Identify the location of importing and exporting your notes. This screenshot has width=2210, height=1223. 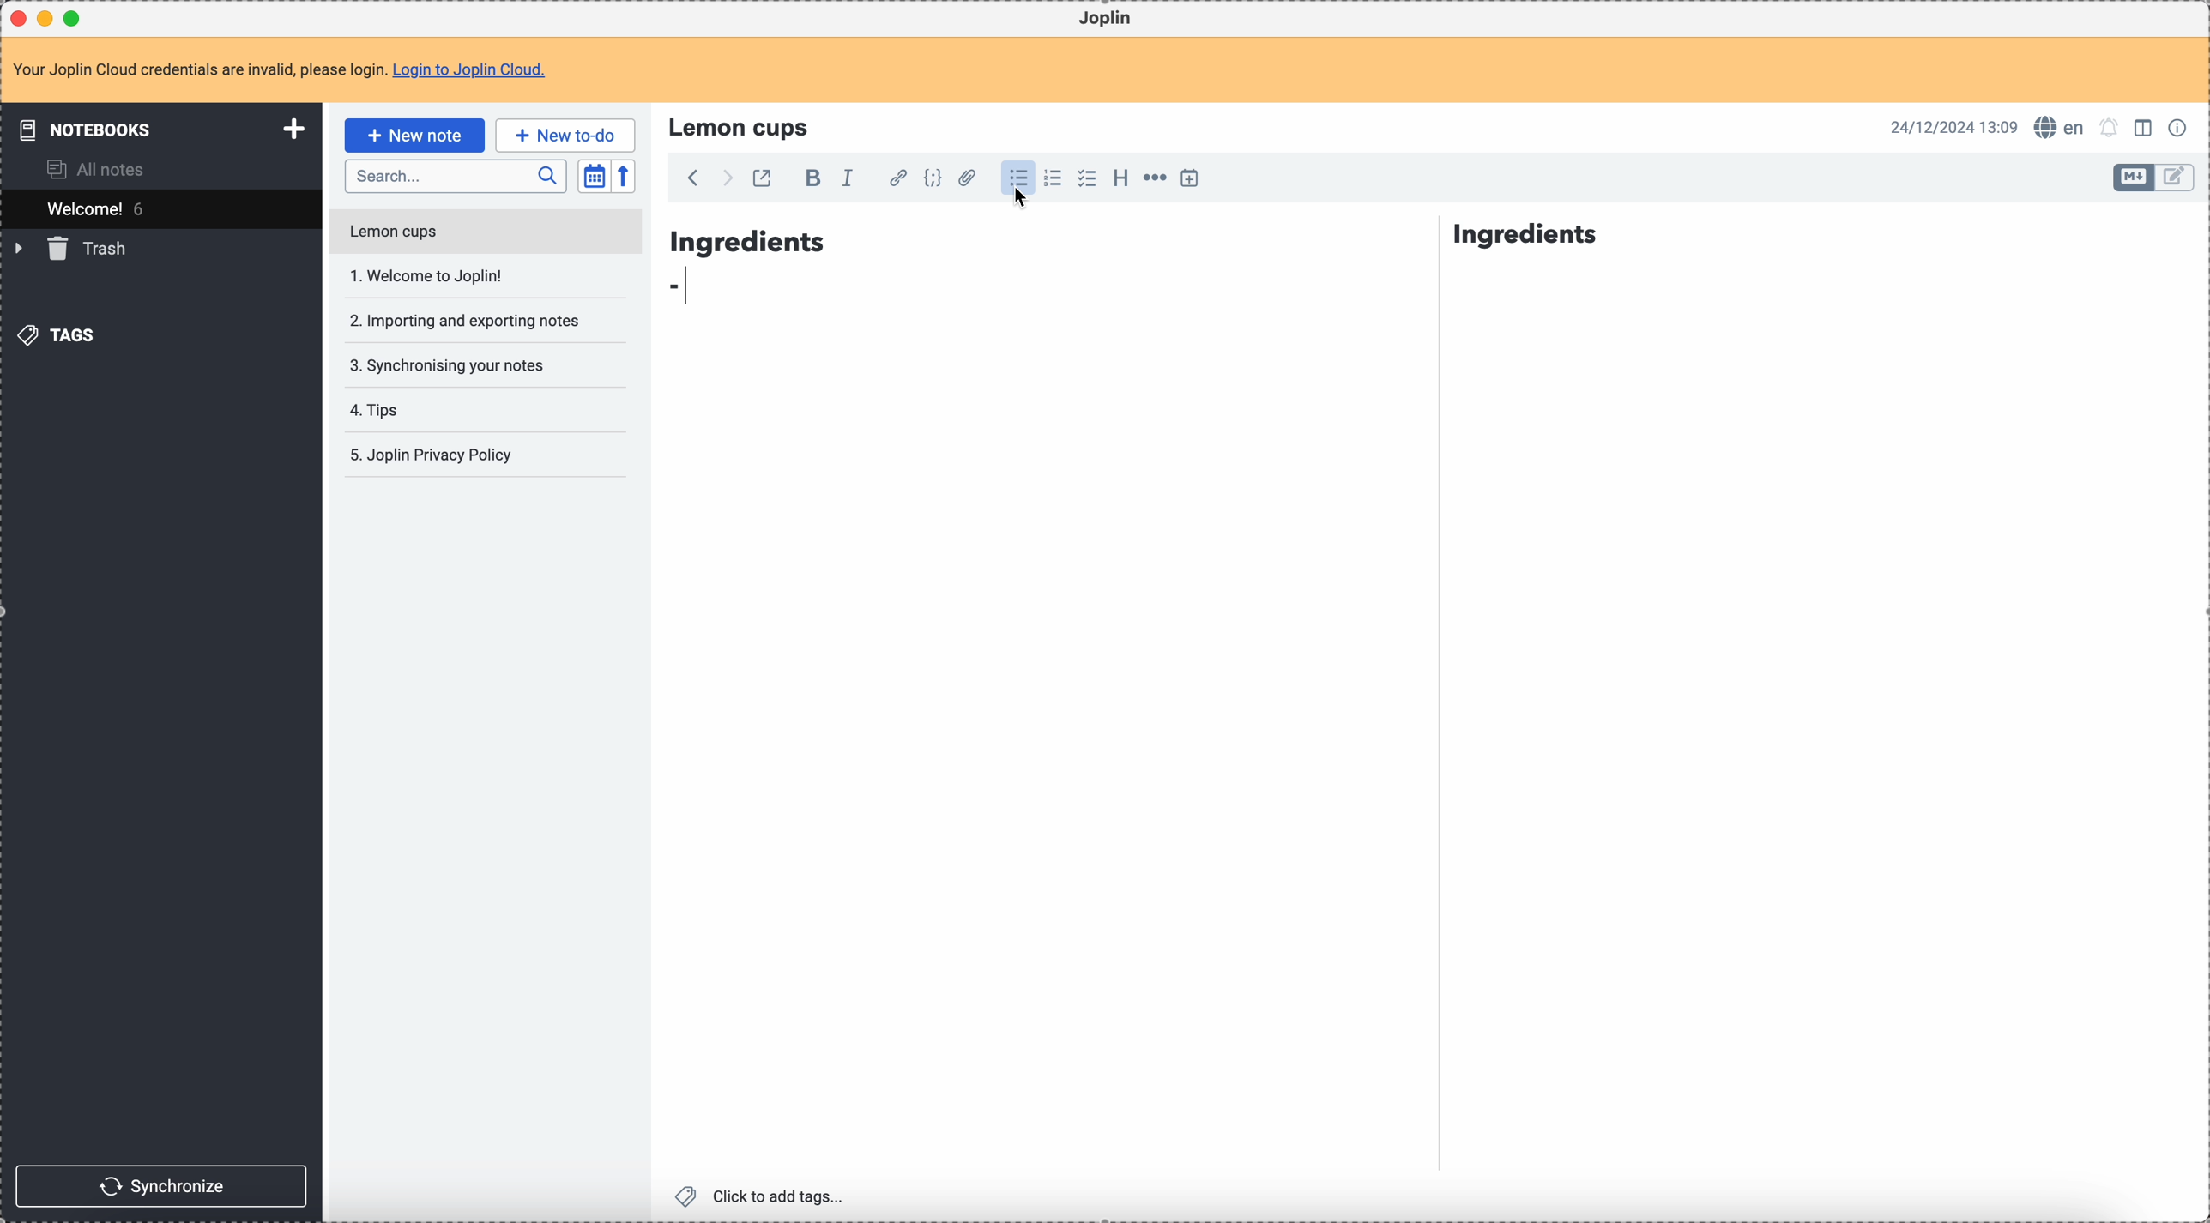
(467, 321).